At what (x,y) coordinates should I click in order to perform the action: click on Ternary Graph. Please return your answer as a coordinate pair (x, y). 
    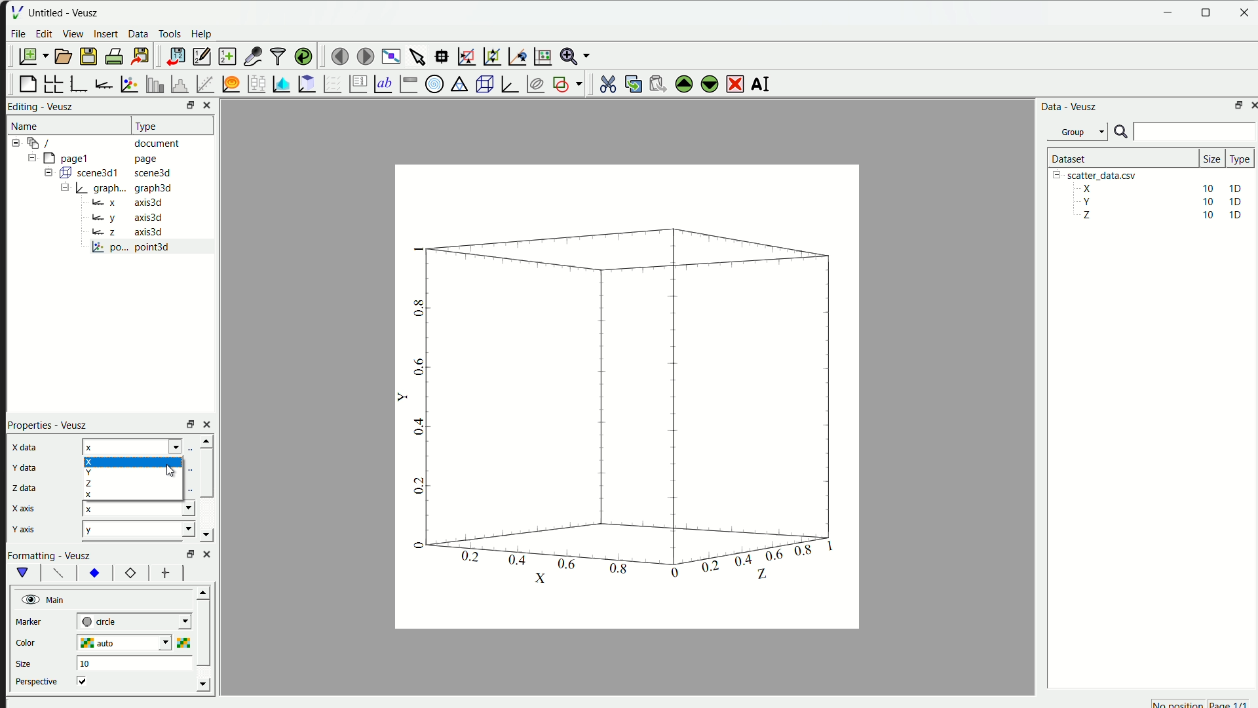
    Looking at the image, I should click on (457, 84).